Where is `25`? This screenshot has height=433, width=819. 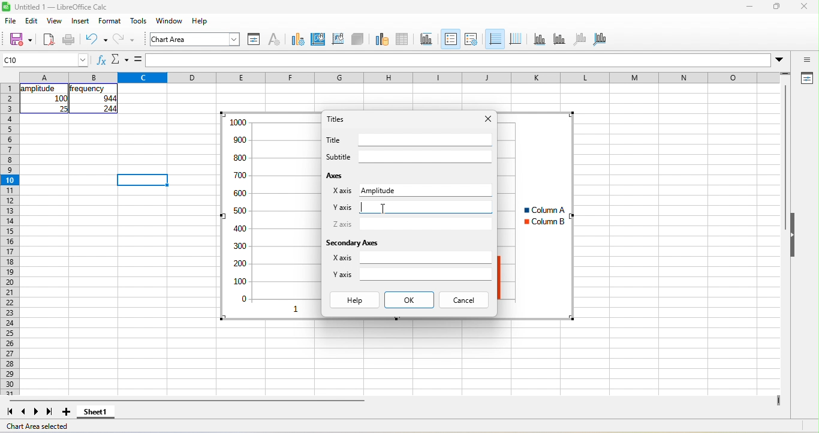
25 is located at coordinates (63, 109).